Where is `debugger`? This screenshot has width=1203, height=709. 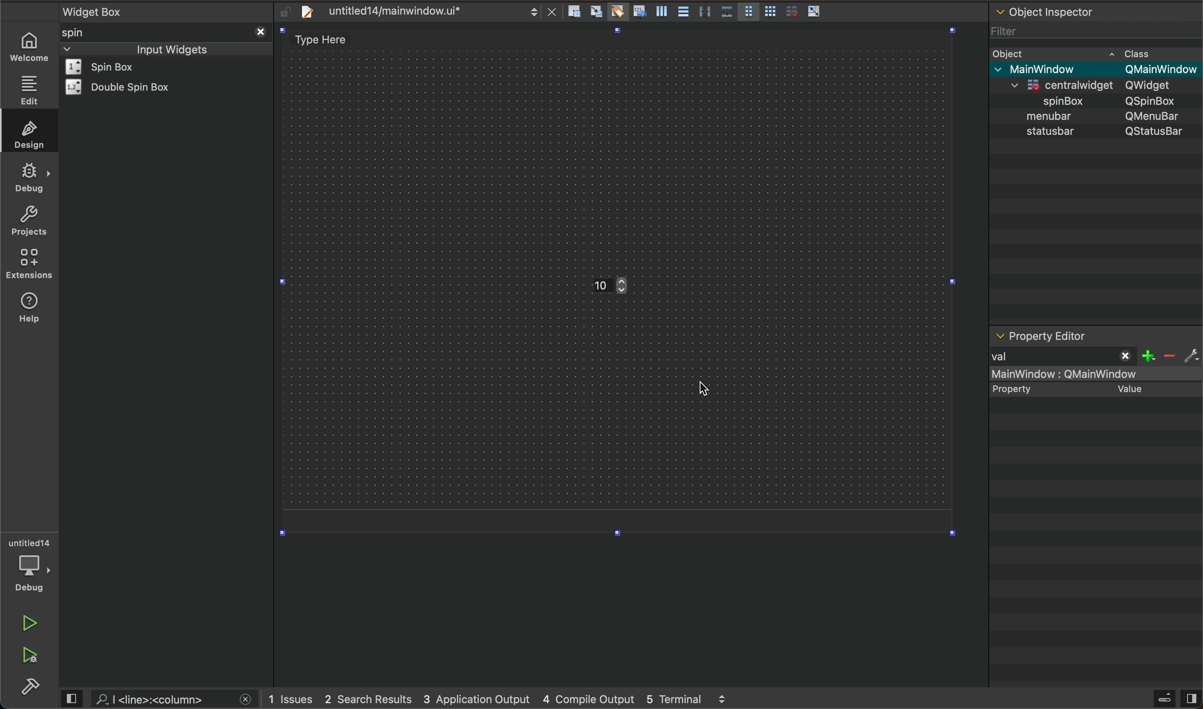
debugger is located at coordinates (31, 565).